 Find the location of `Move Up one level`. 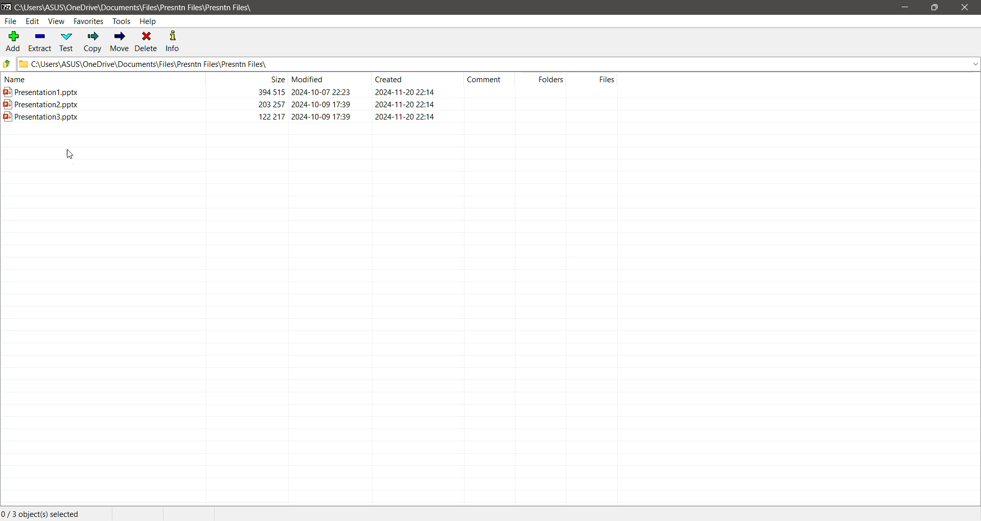

Move Up one level is located at coordinates (7, 64).